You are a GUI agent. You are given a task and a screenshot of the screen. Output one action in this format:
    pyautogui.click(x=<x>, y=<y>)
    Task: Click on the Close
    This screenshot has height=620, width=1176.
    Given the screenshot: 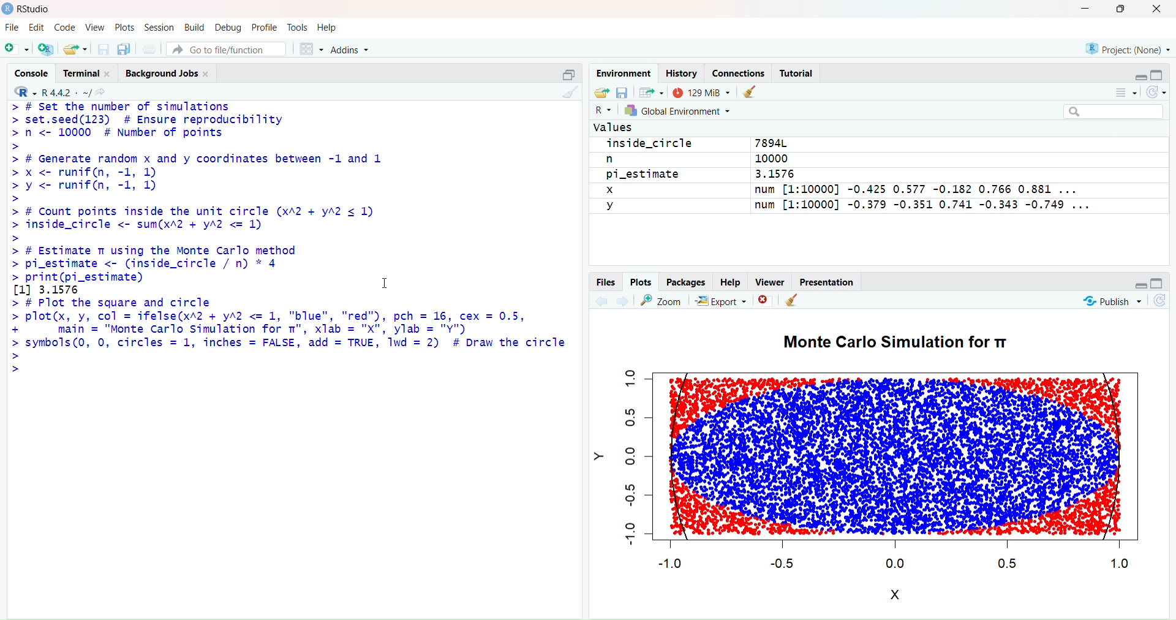 What is the action you would take?
    pyautogui.click(x=764, y=300)
    